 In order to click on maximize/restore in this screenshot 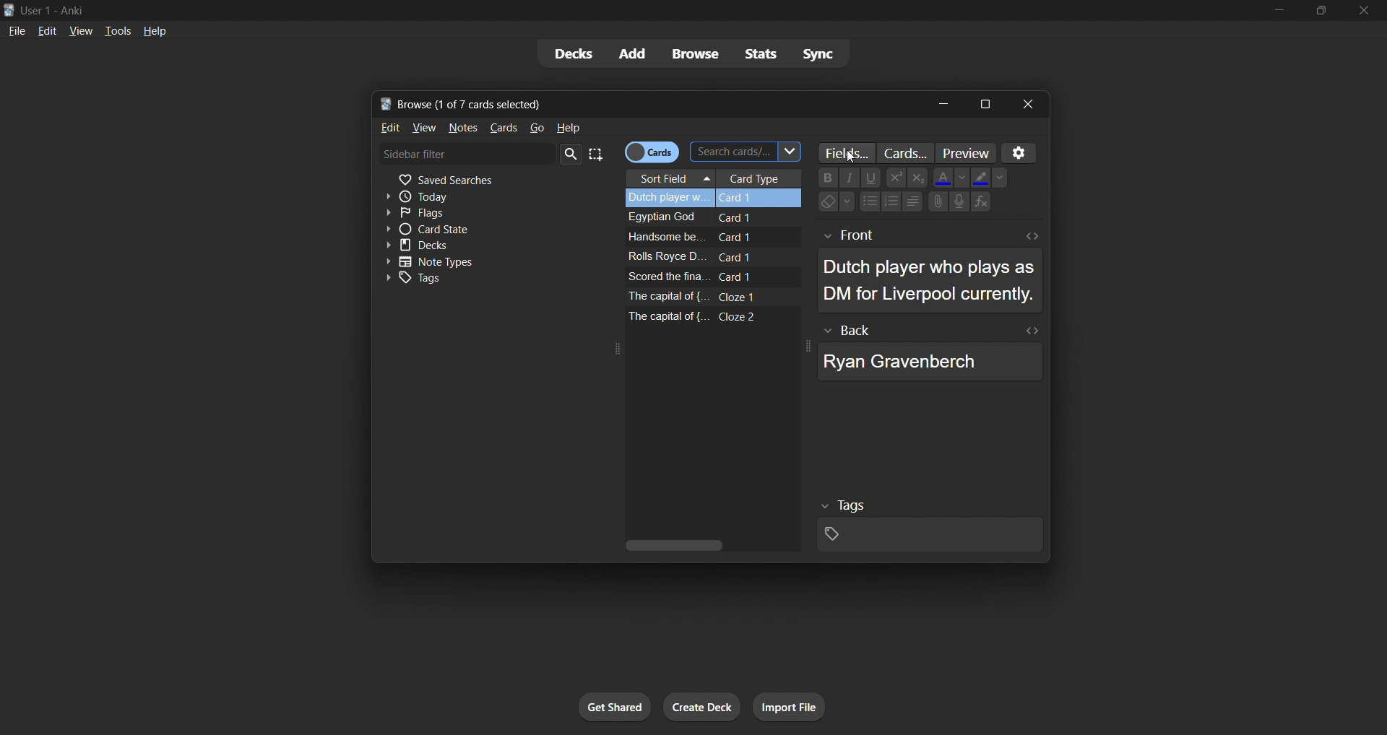, I will do `click(1319, 12)`.